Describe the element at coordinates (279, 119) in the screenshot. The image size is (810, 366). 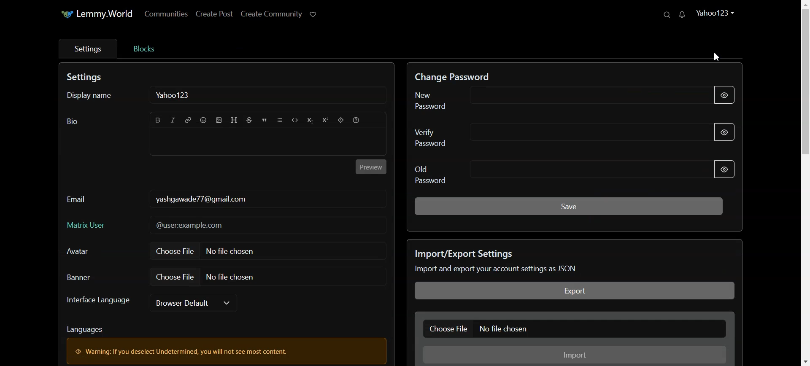
I see `List` at that location.